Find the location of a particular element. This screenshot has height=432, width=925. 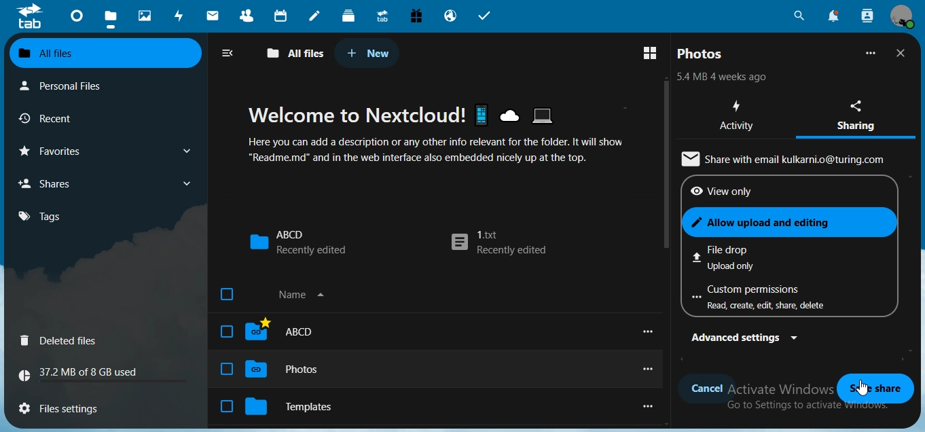

all files is located at coordinates (103, 54).